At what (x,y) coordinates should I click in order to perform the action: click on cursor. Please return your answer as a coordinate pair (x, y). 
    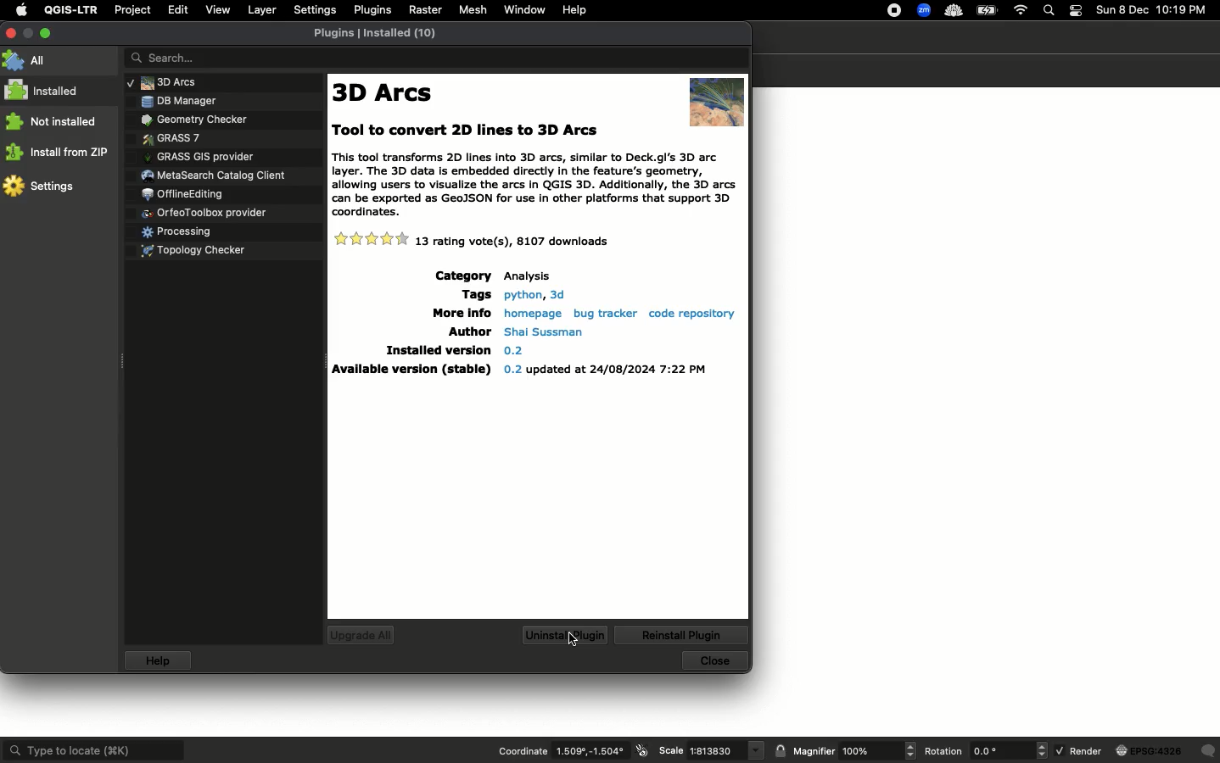
    Looking at the image, I should click on (574, 639).